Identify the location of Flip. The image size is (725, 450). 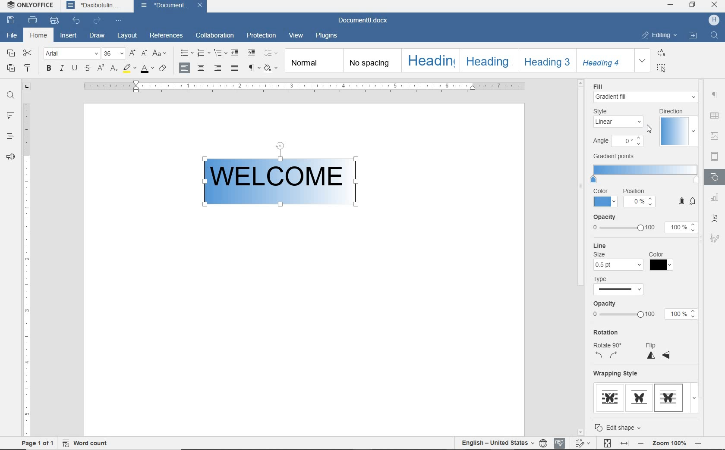
(658, 344).